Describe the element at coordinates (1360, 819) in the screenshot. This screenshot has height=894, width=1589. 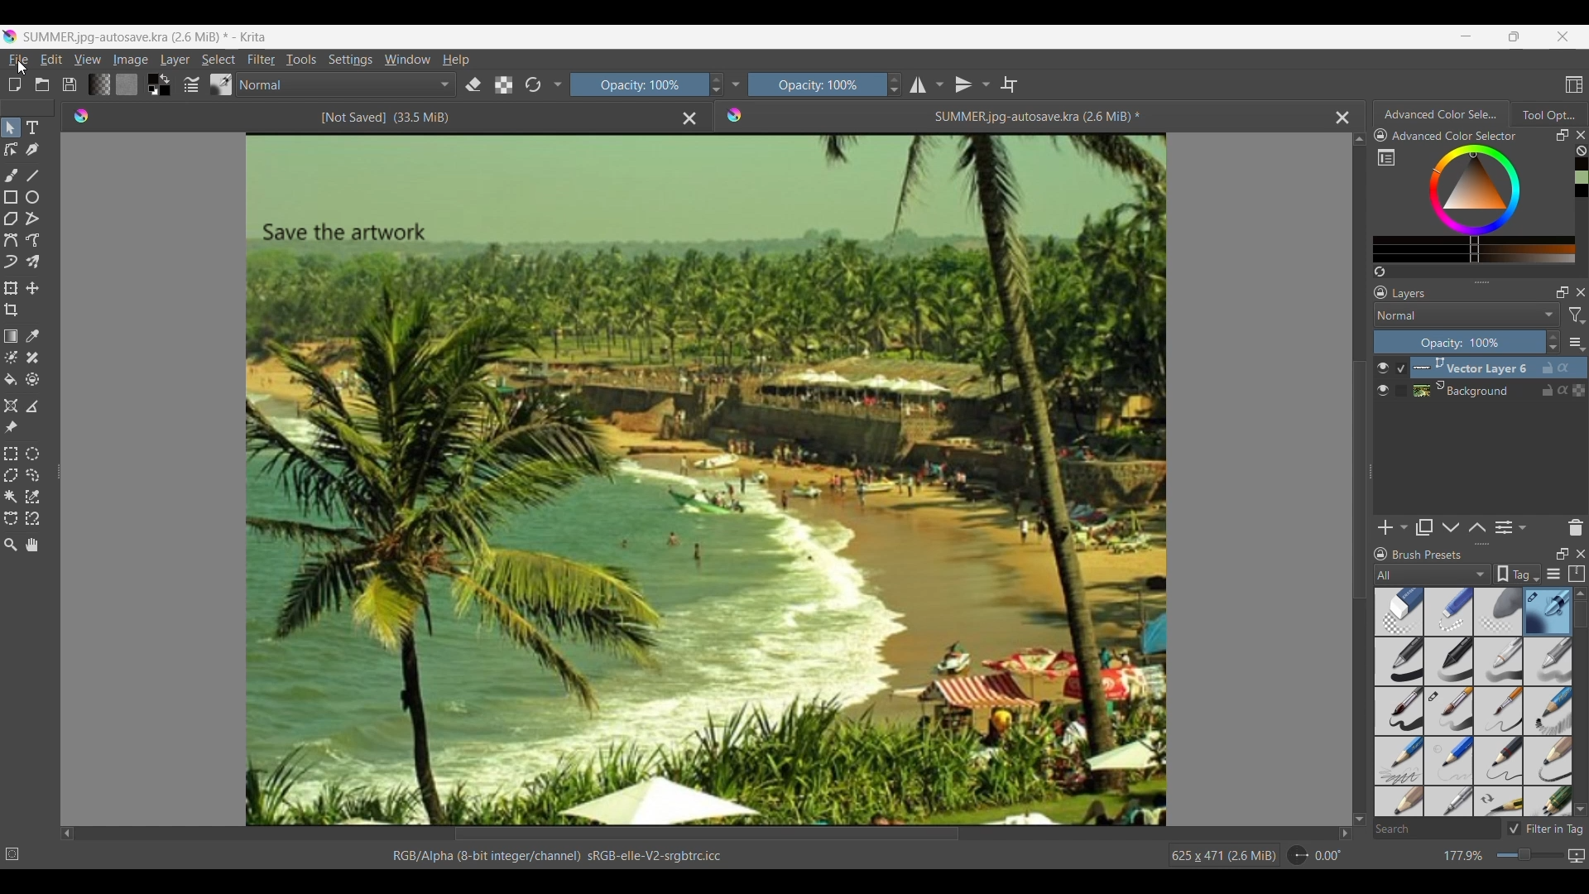
I see `Quick slide to bottom` at that location.